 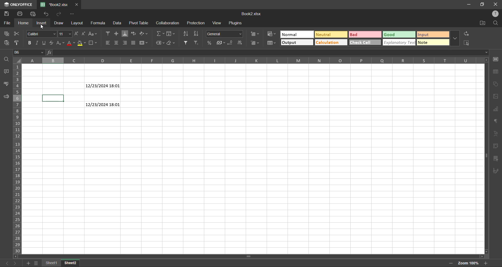 What do you see at coordinates (497, 171) in the screenshot?
I see `signature` at bounding box center [497, 171].